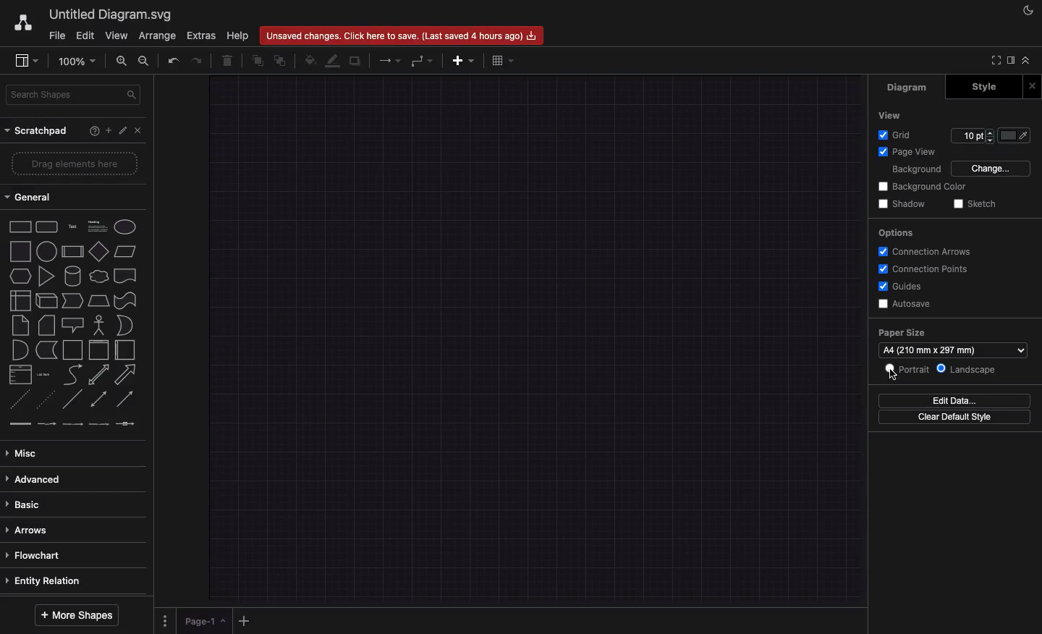 The width and height of the screenshot is (1042, 634). I want to click on Entity relation, so click(59, 581).